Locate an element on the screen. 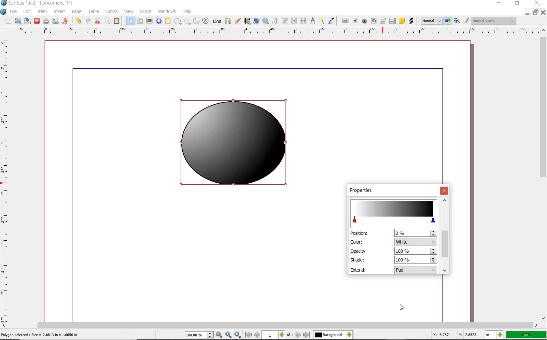 This screenshot has width=547, height=340. COPY is located at coordinates (108, 21).